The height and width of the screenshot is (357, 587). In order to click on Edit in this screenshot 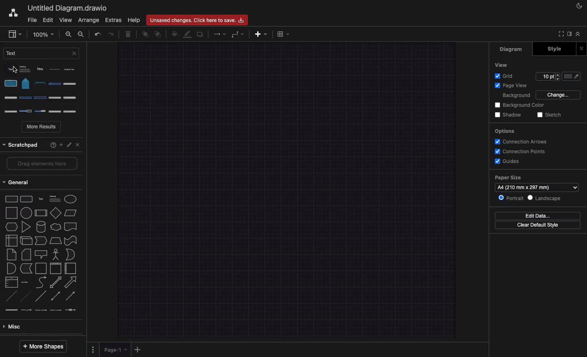, I will do `click(49, 20)`.